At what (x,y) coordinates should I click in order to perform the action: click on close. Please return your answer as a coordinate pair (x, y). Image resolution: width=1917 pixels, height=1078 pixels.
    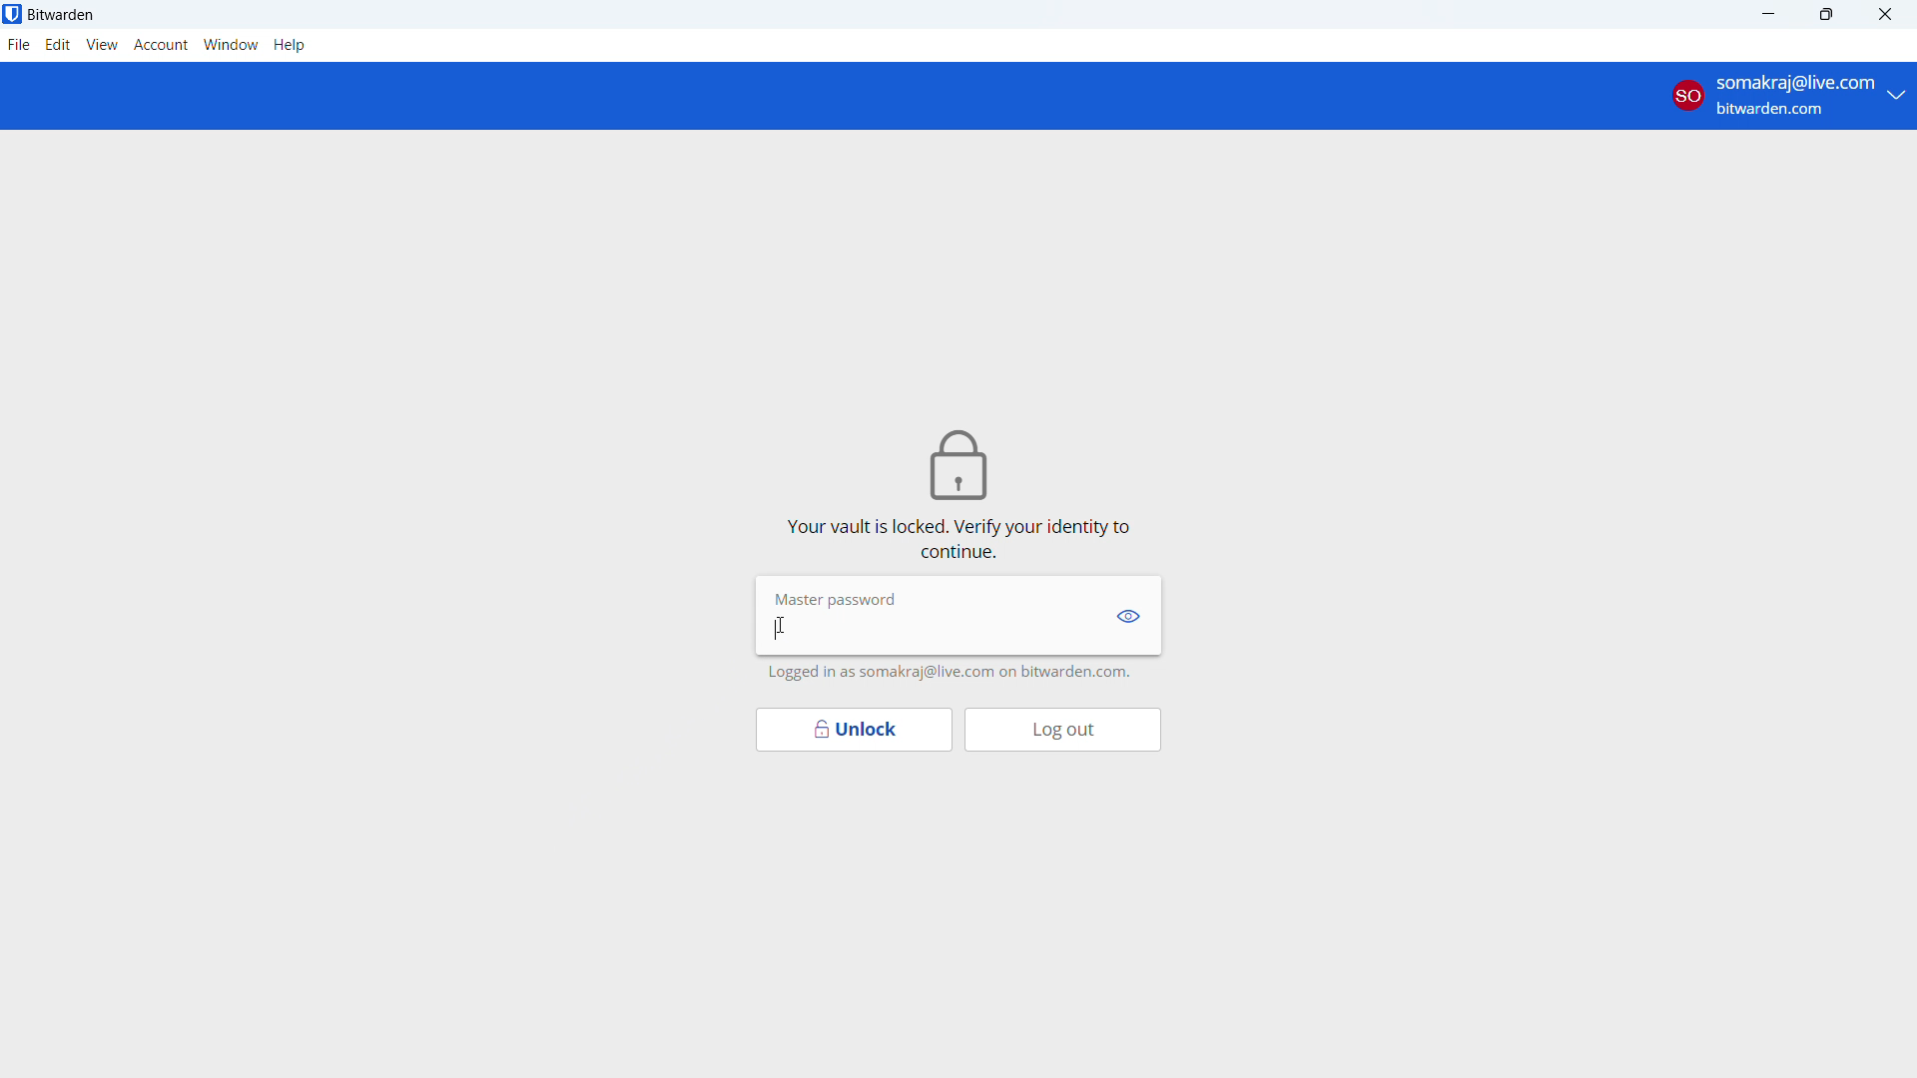
    Looking at the image, I should click on (1884, 15).